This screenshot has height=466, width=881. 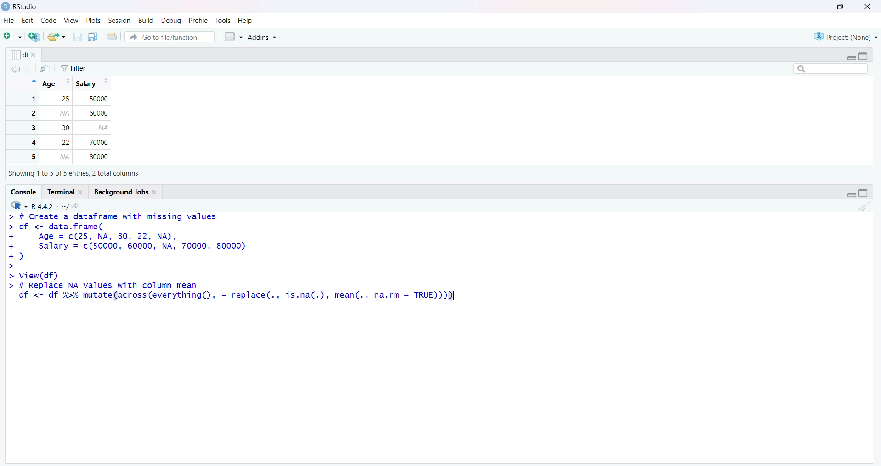 I want to click on Go back to the previous source location (Ctrl + F9), so click(x=15, y=68).